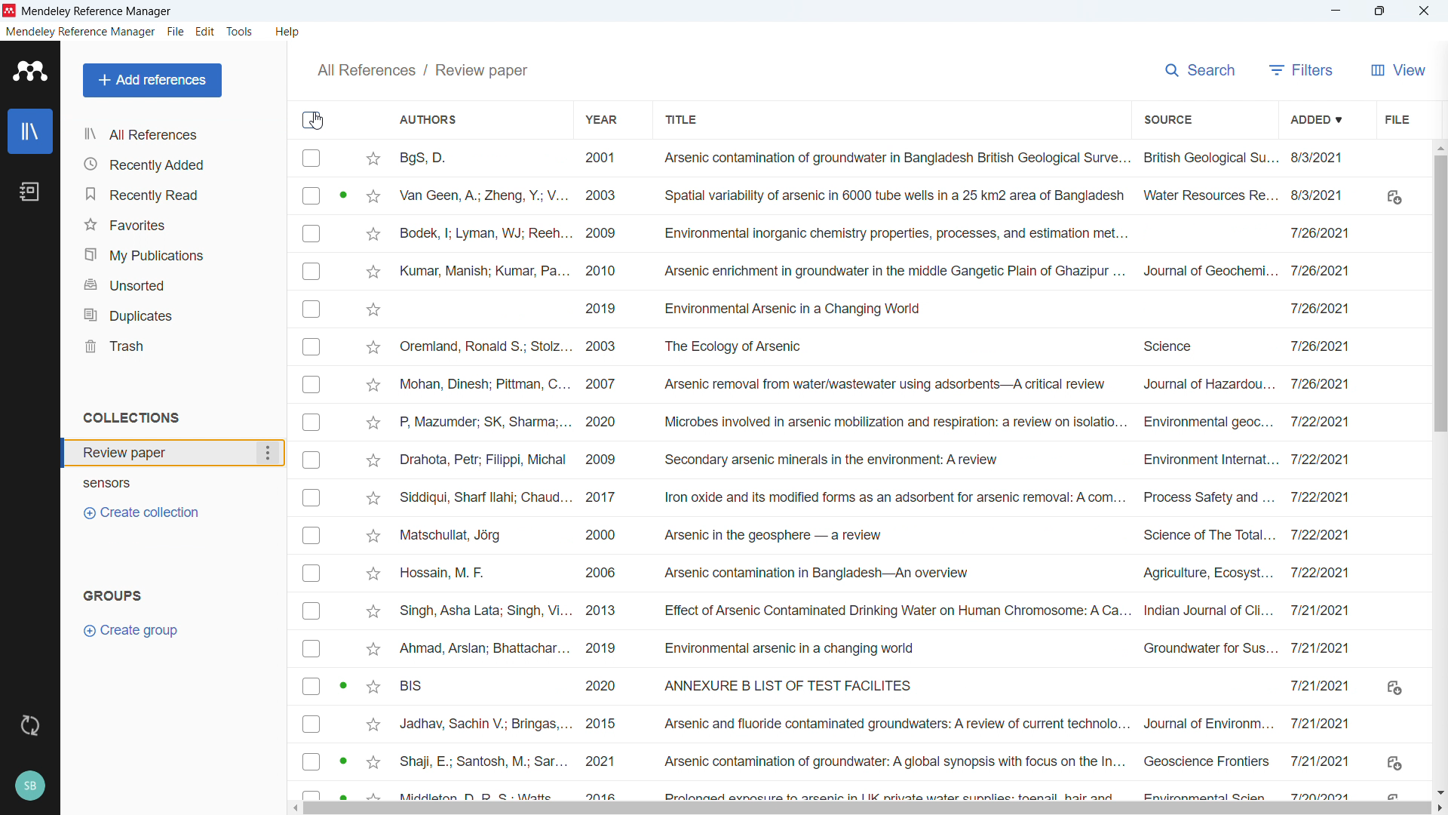  Describe the element at coordinates (374, 612) in the screenshot. I see `Star mark respective publication` at that location.